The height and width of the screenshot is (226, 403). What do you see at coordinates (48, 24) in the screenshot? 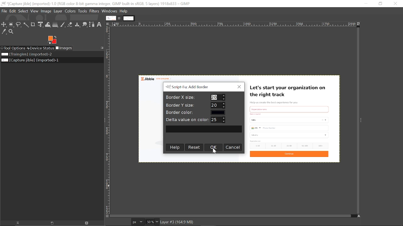
I see `Wrap text tool` at bounding box center [48, 24].